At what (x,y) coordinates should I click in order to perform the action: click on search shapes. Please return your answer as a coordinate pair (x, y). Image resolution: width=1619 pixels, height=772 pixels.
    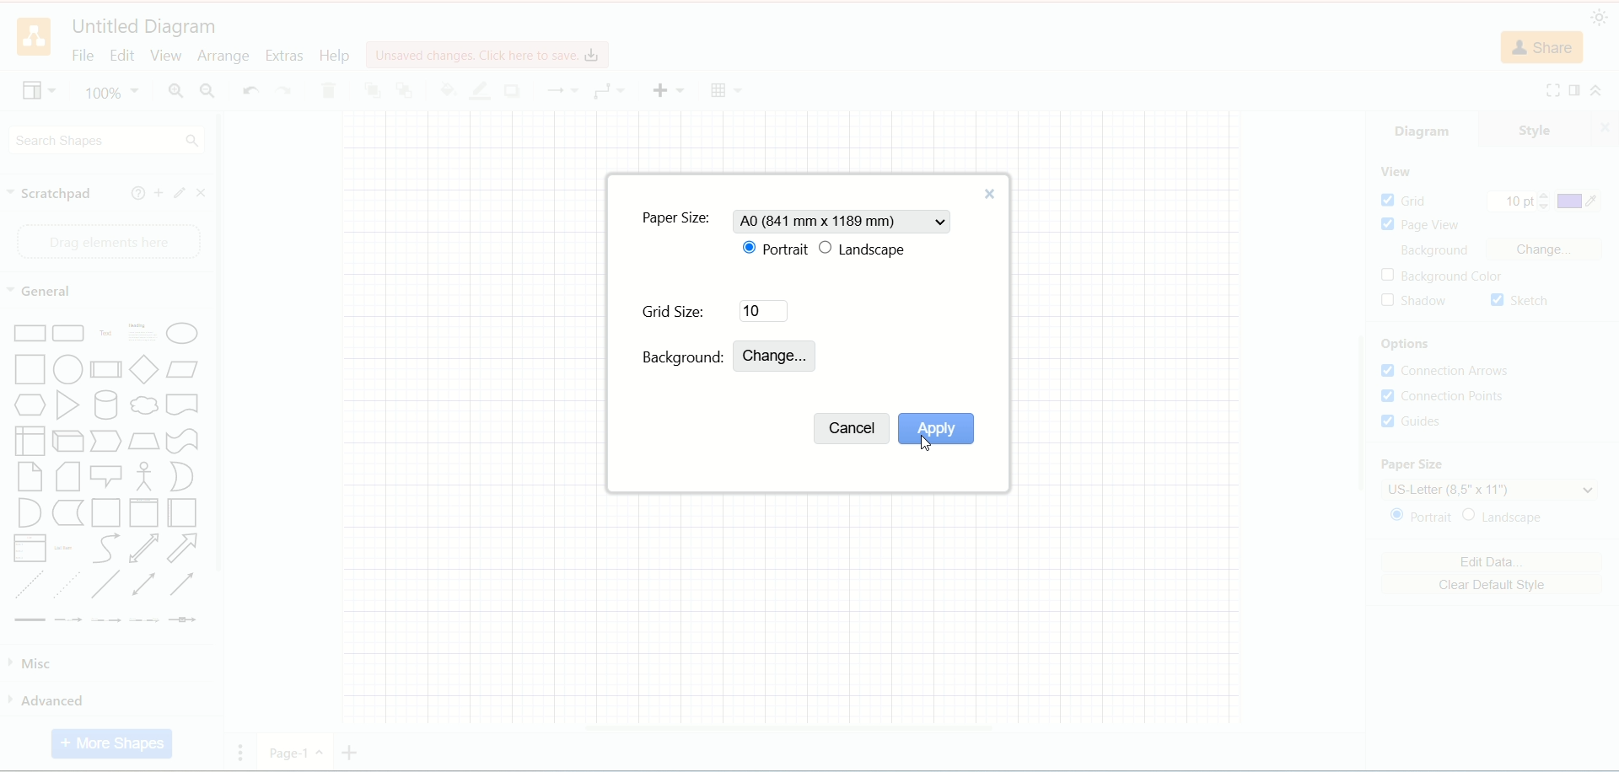
    Looking at the image, I should click on (106, 139).